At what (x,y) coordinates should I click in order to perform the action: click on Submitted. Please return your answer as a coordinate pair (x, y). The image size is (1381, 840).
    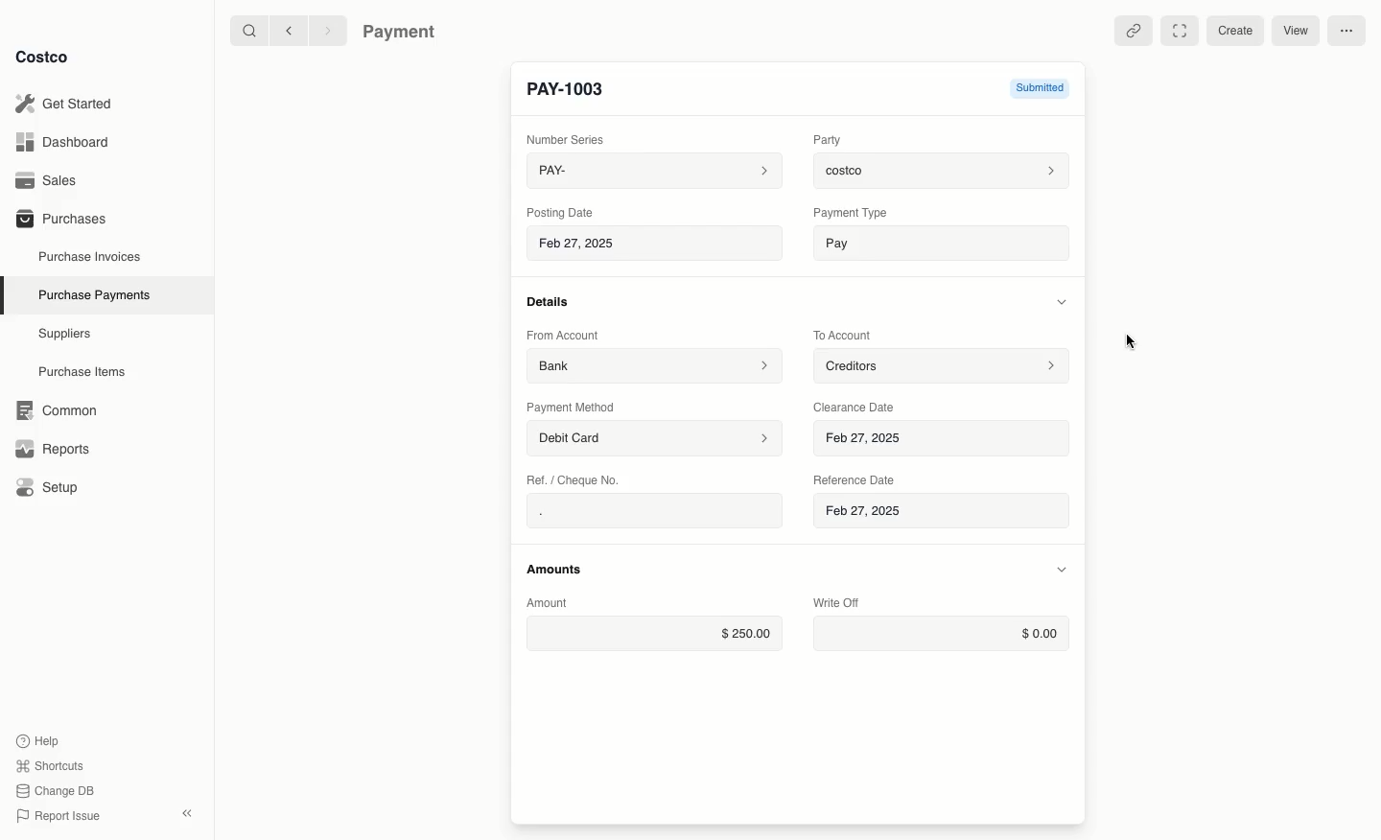
    Looking at the image, I should click on (1029, 88).